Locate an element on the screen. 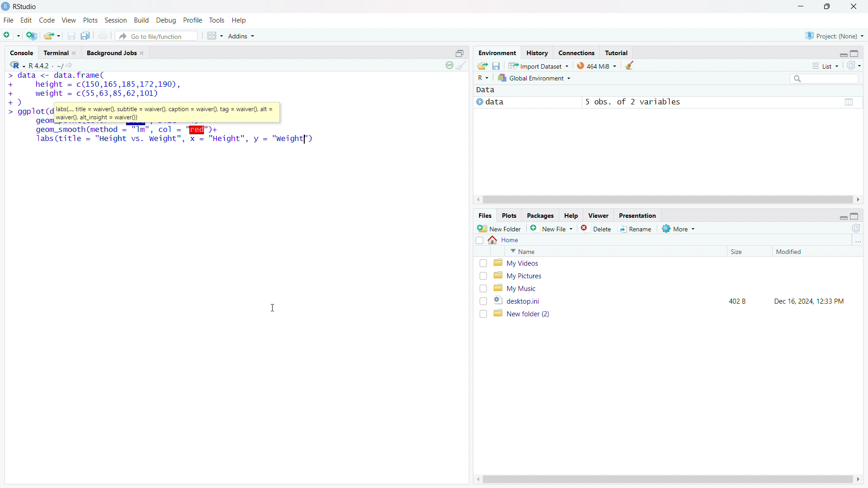 The image size is (868, 488). scroll right is located at coordinates (859, 200).